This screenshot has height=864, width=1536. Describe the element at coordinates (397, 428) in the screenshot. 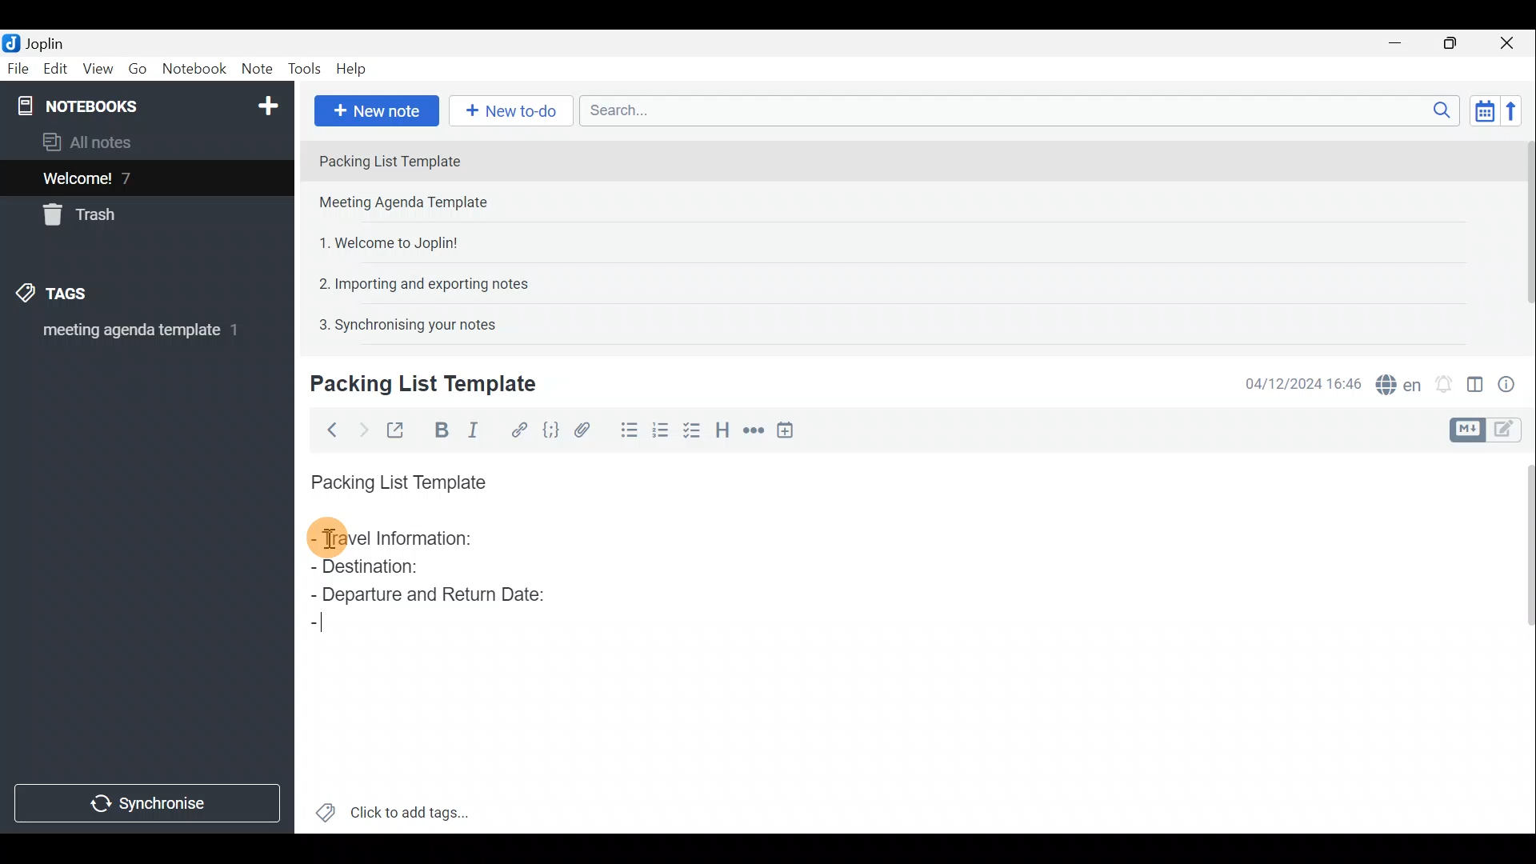

I see `Toggle external editing` at that location.